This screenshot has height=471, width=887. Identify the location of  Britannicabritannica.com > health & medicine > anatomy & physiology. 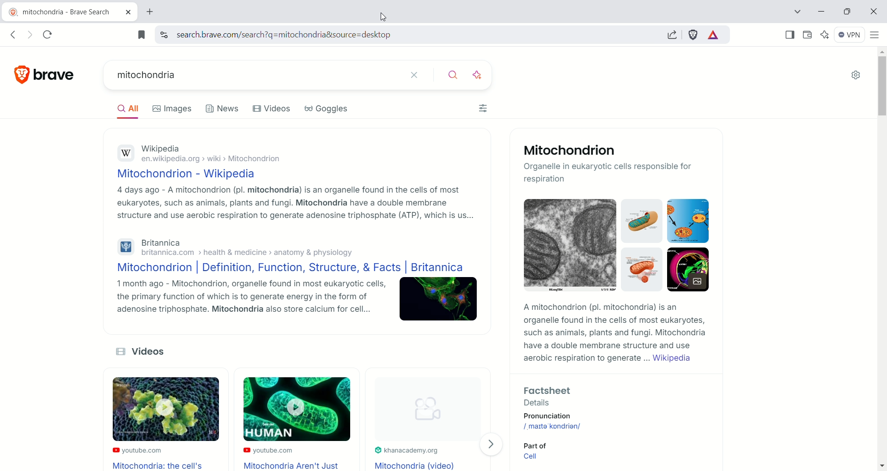
(235, 247).